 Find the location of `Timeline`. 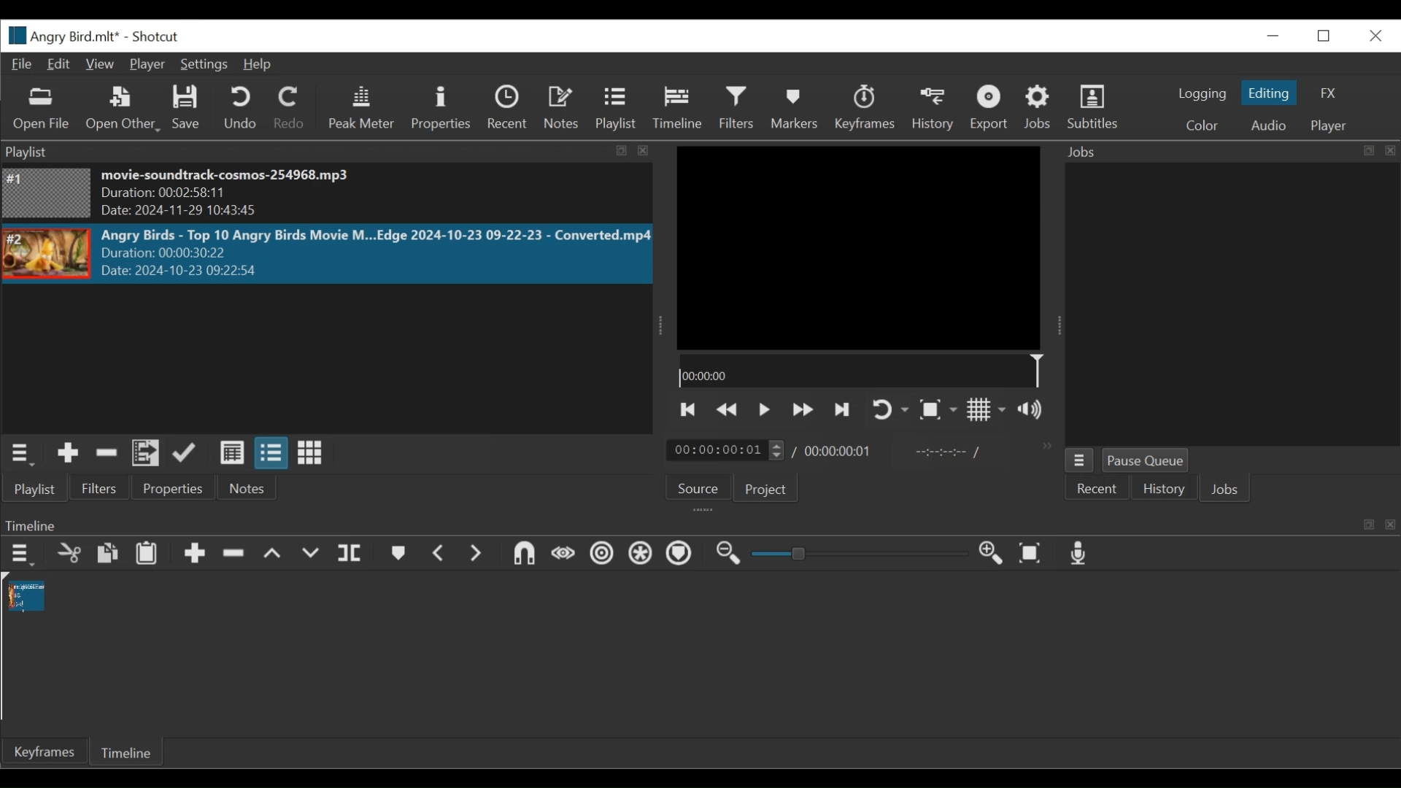

Timeline is located at coordinates (130, 752).